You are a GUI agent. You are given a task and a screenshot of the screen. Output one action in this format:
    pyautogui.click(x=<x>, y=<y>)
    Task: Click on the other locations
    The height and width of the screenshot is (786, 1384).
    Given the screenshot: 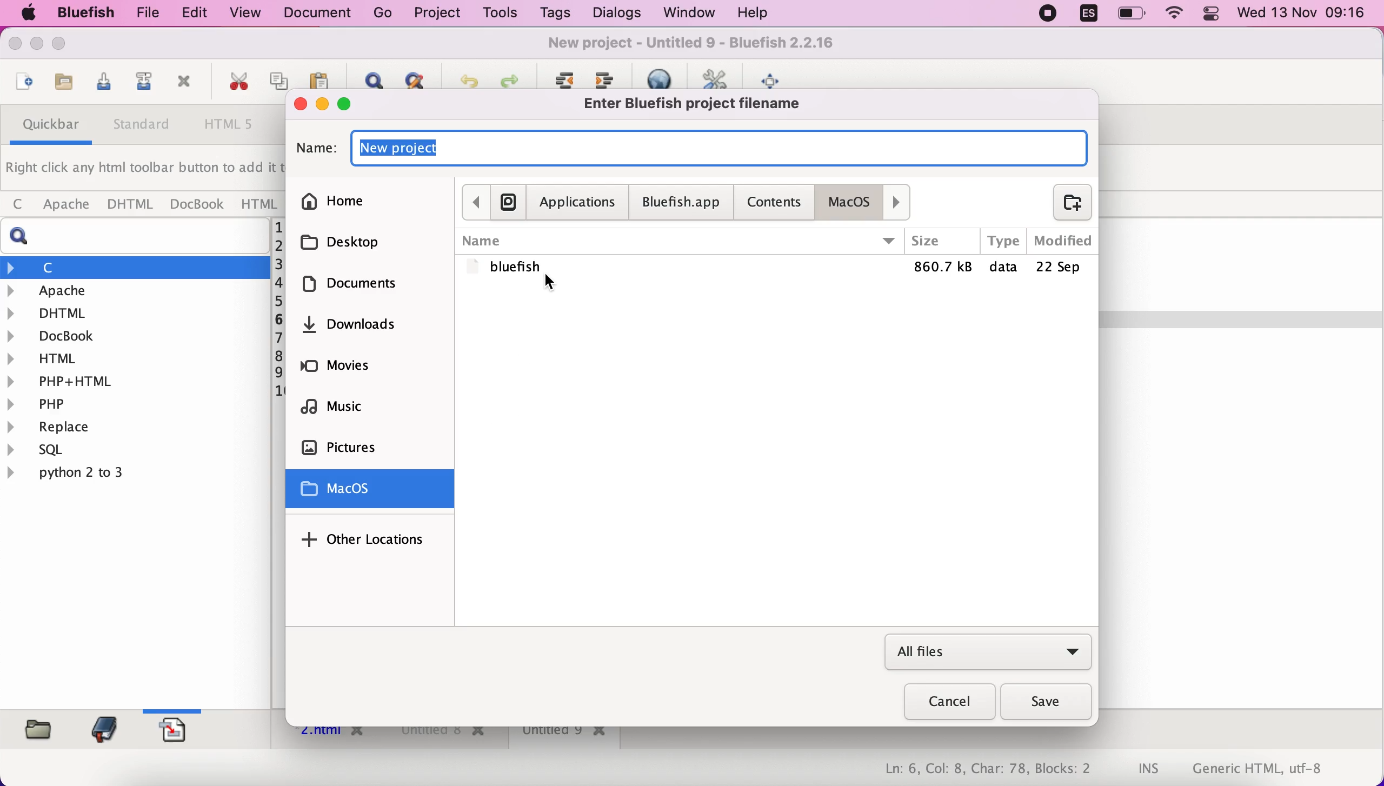 What is the action you would take?
    pyautogui.click(x=367, y=538)
    